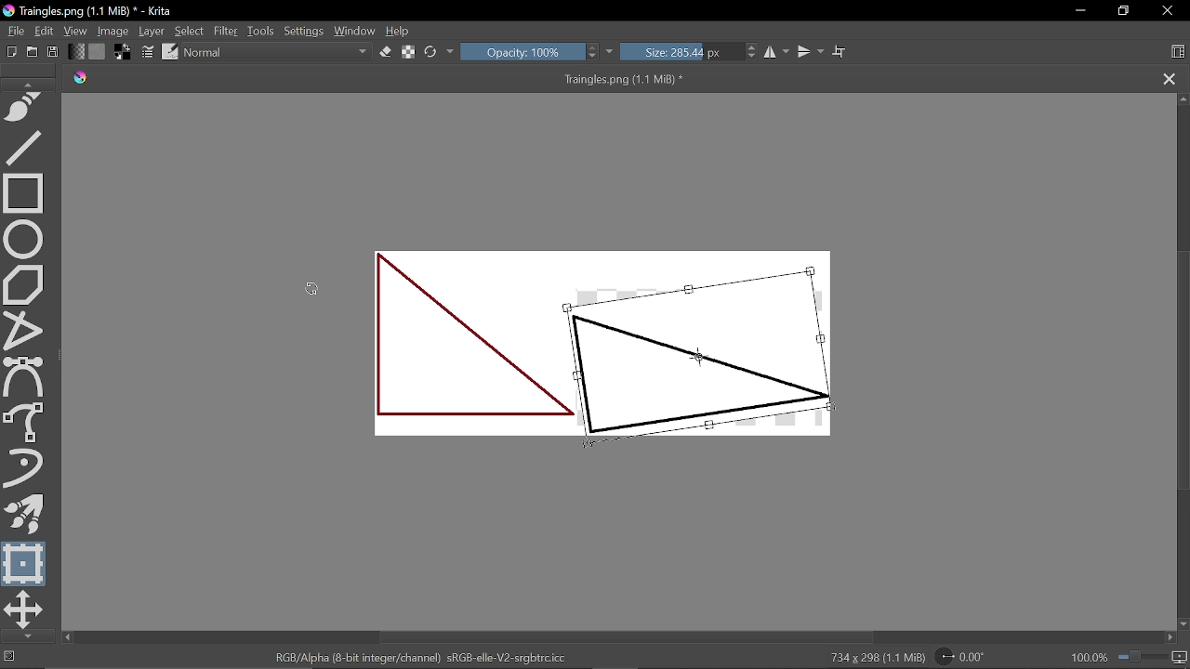  What do you see at coordinates (77, 32) in the screenshot?
I see `View` at bounding box center [77, 32].